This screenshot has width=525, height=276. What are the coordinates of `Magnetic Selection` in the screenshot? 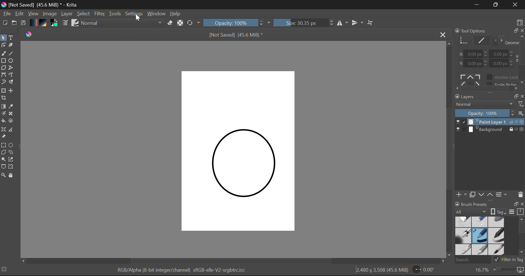 It's located at (10, 167).